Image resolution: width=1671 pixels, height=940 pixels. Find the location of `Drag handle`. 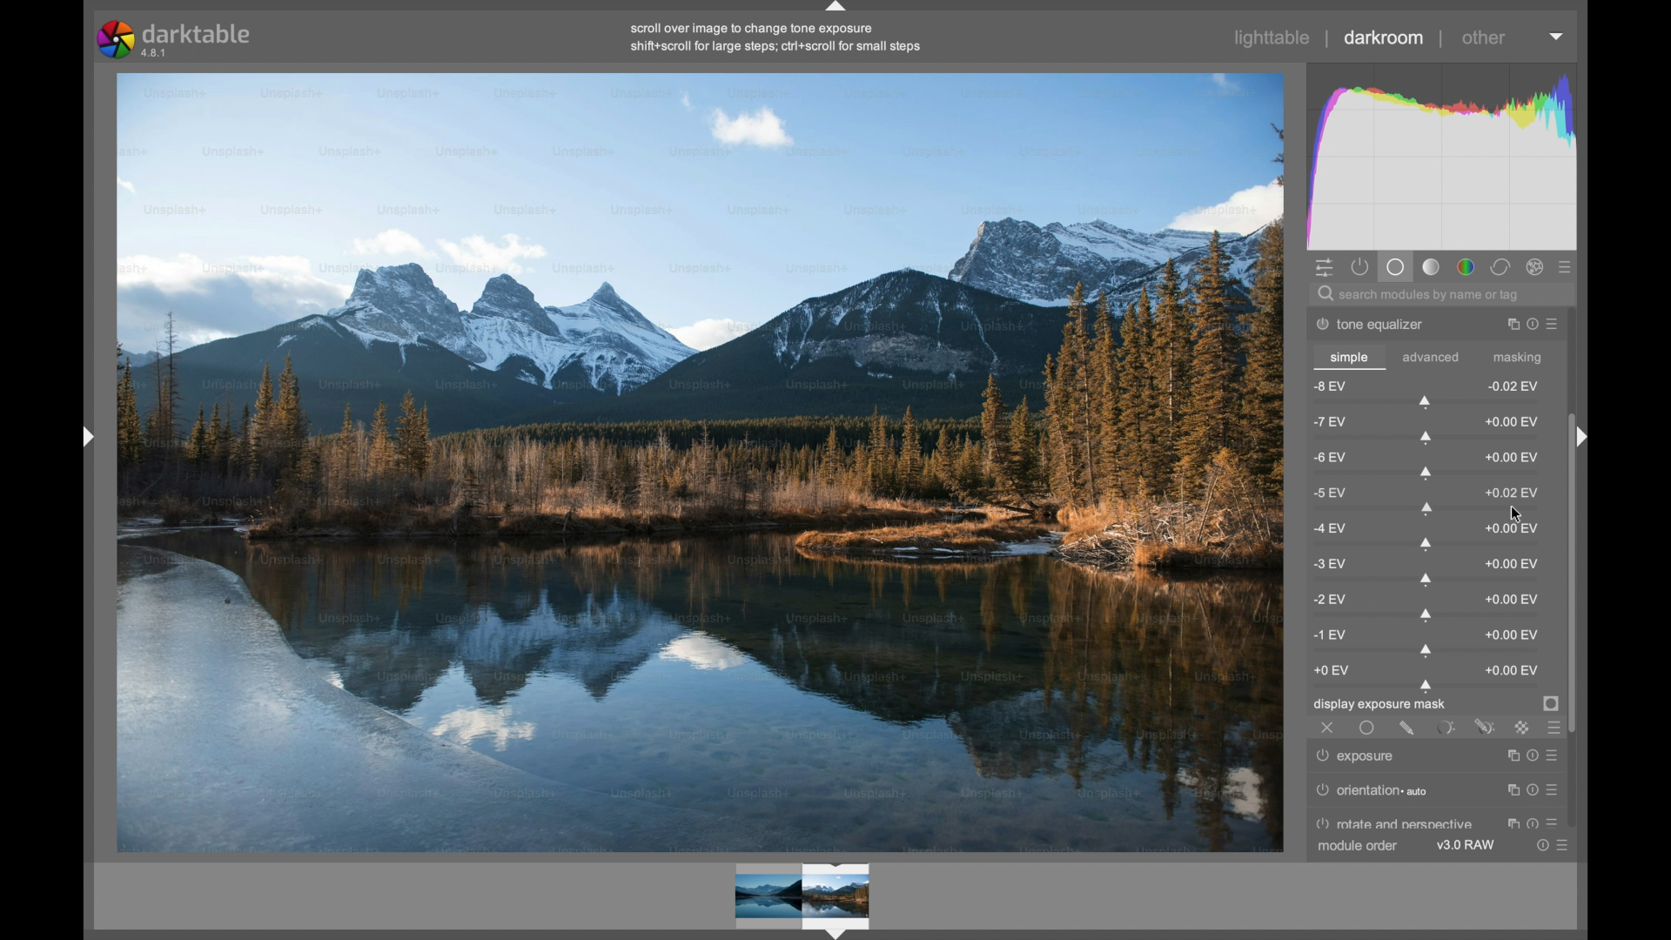

Drag handle is located at coordinates (90, 438).